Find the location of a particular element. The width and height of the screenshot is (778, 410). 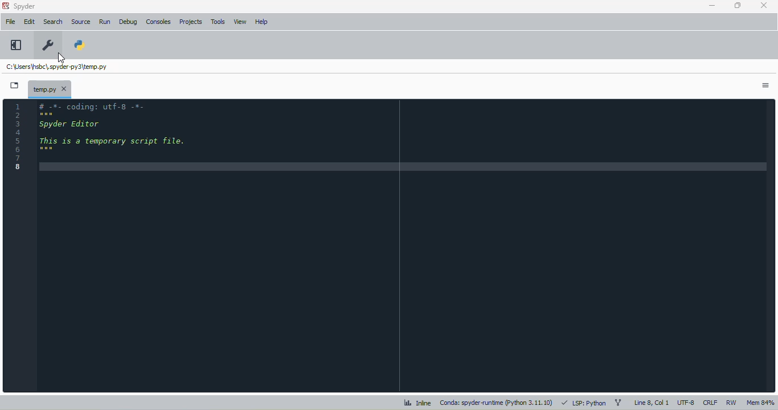

view is located at coordinates (240, 22).